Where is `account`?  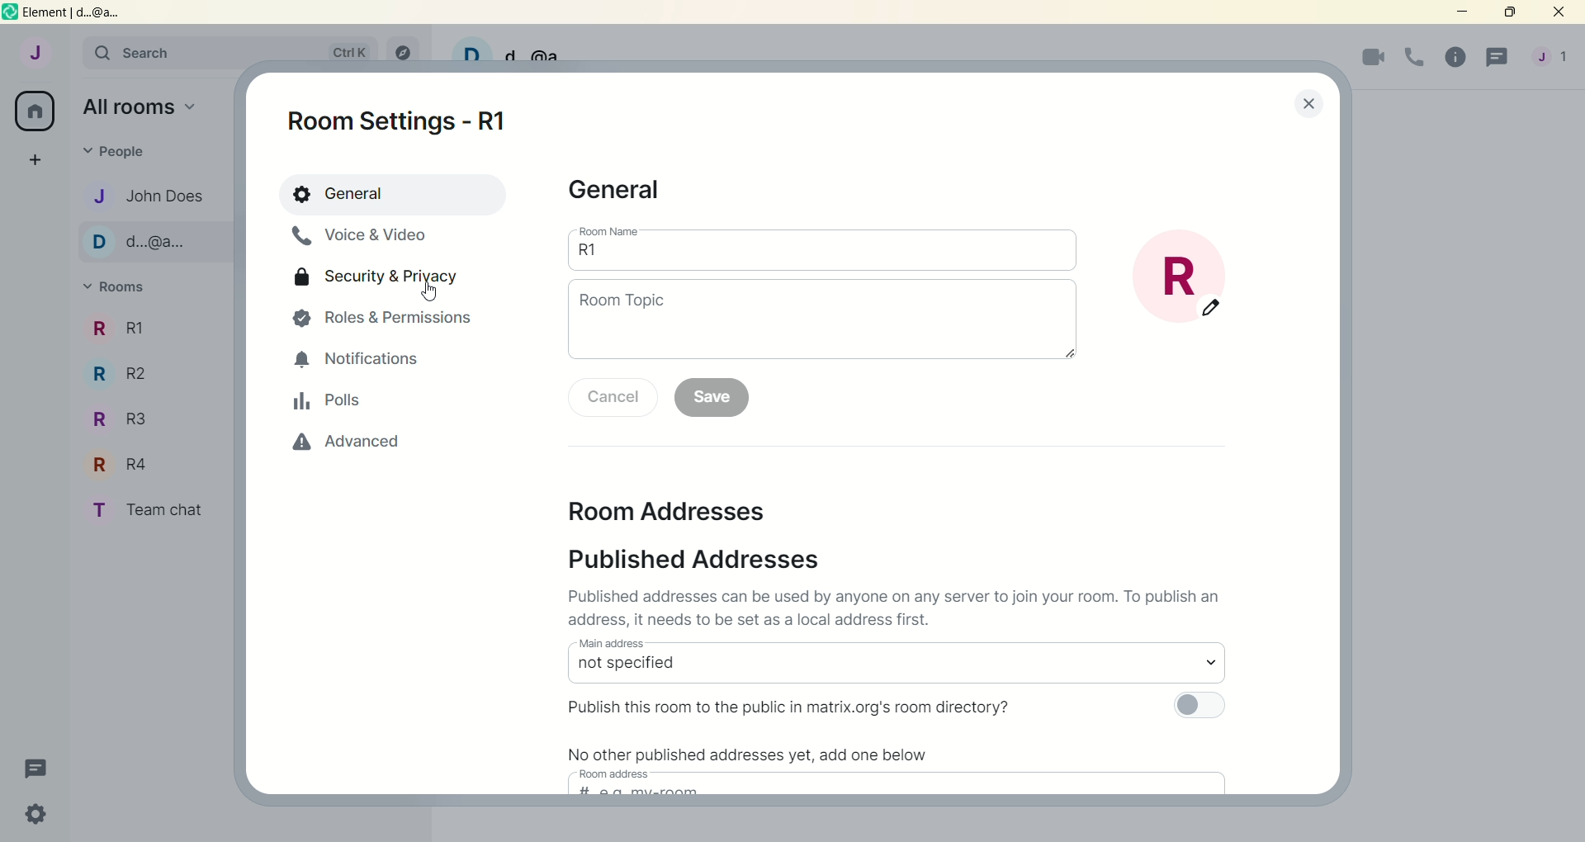
account is located at coordinates (1551, 56).